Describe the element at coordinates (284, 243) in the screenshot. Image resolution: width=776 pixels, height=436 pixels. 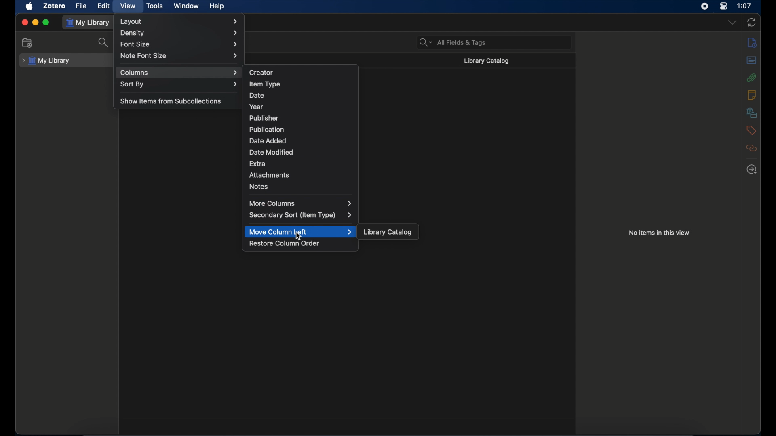
I see `restore column order` at that location.